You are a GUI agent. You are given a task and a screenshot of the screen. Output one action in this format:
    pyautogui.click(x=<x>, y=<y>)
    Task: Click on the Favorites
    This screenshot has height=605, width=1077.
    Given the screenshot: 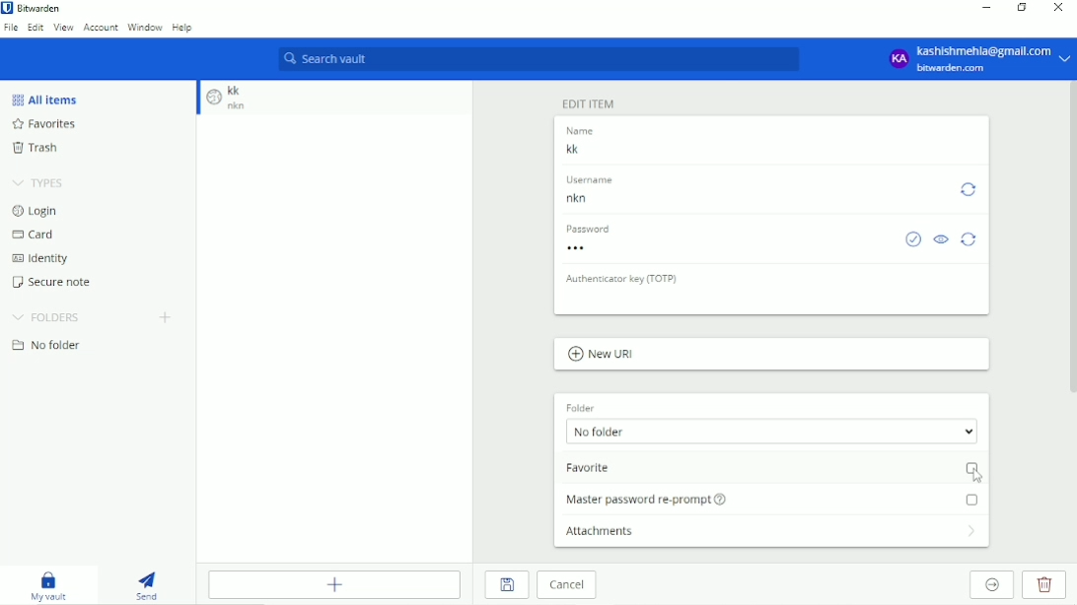 What is the action you would take?
    pyautogui.click(x=47, y=124)
    